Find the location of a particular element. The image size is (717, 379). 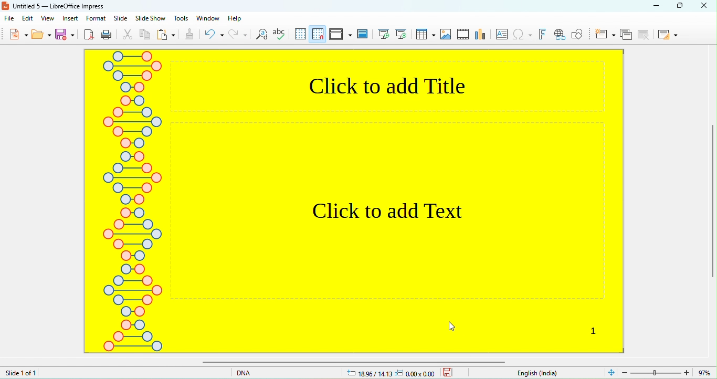

help is located at coordinates (235, 18).